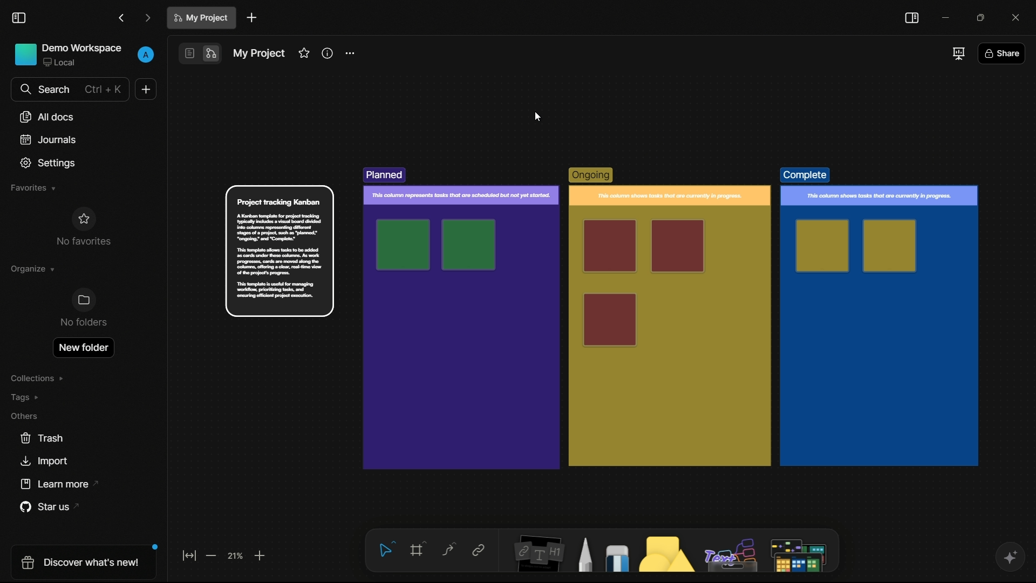 The image size is (1036, 583). I want to click on forward, so click(148, 19).